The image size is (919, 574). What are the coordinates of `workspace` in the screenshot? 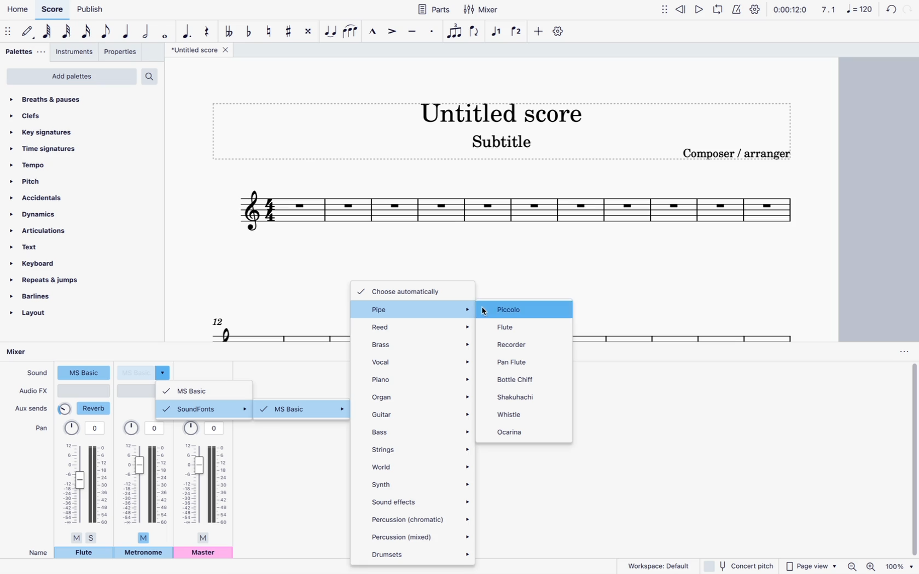 It's located at (658, 565).